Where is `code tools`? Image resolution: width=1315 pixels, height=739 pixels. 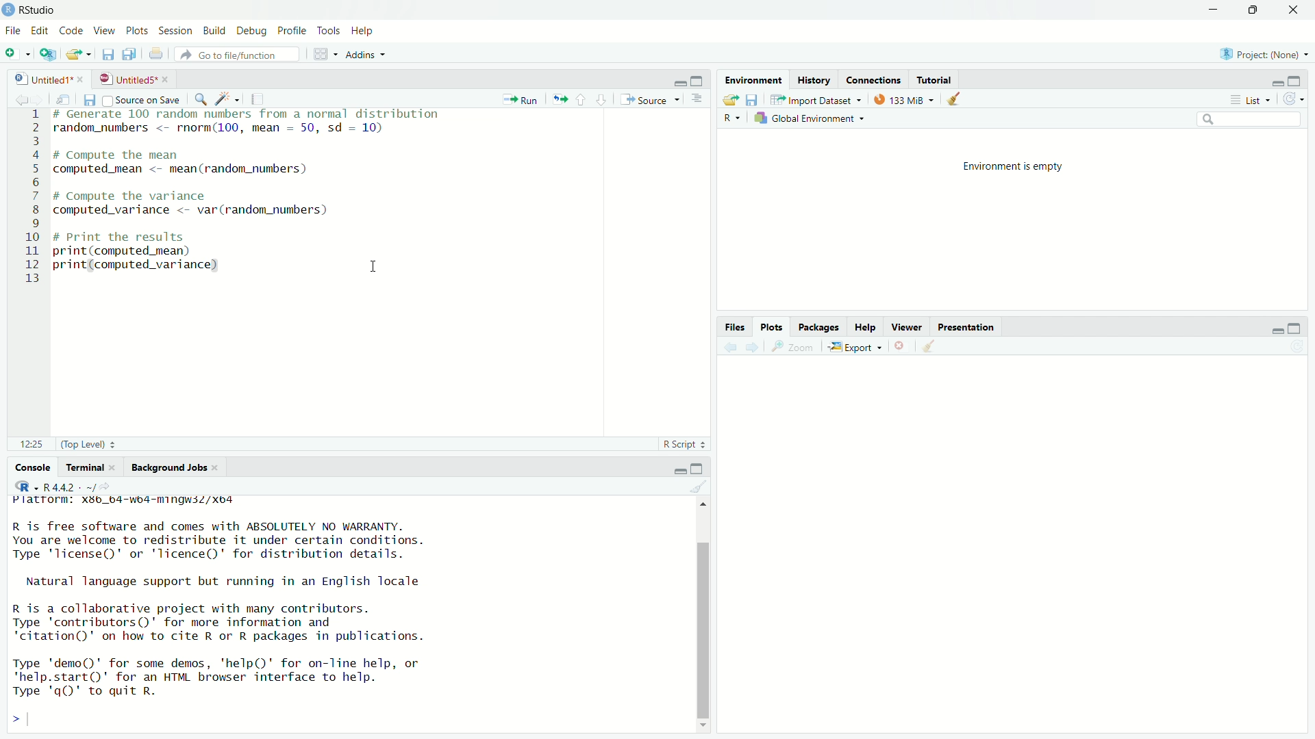 code tools is located at coordinates (226, 99).